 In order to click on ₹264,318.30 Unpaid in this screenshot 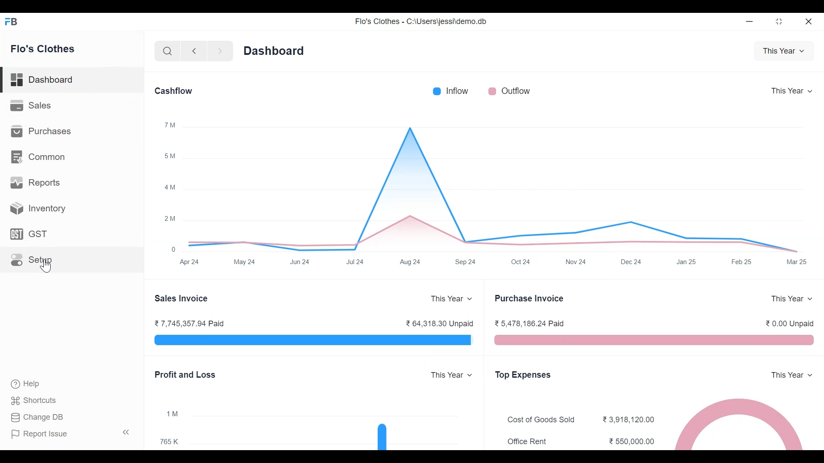, I will do `click(435, 325)`.